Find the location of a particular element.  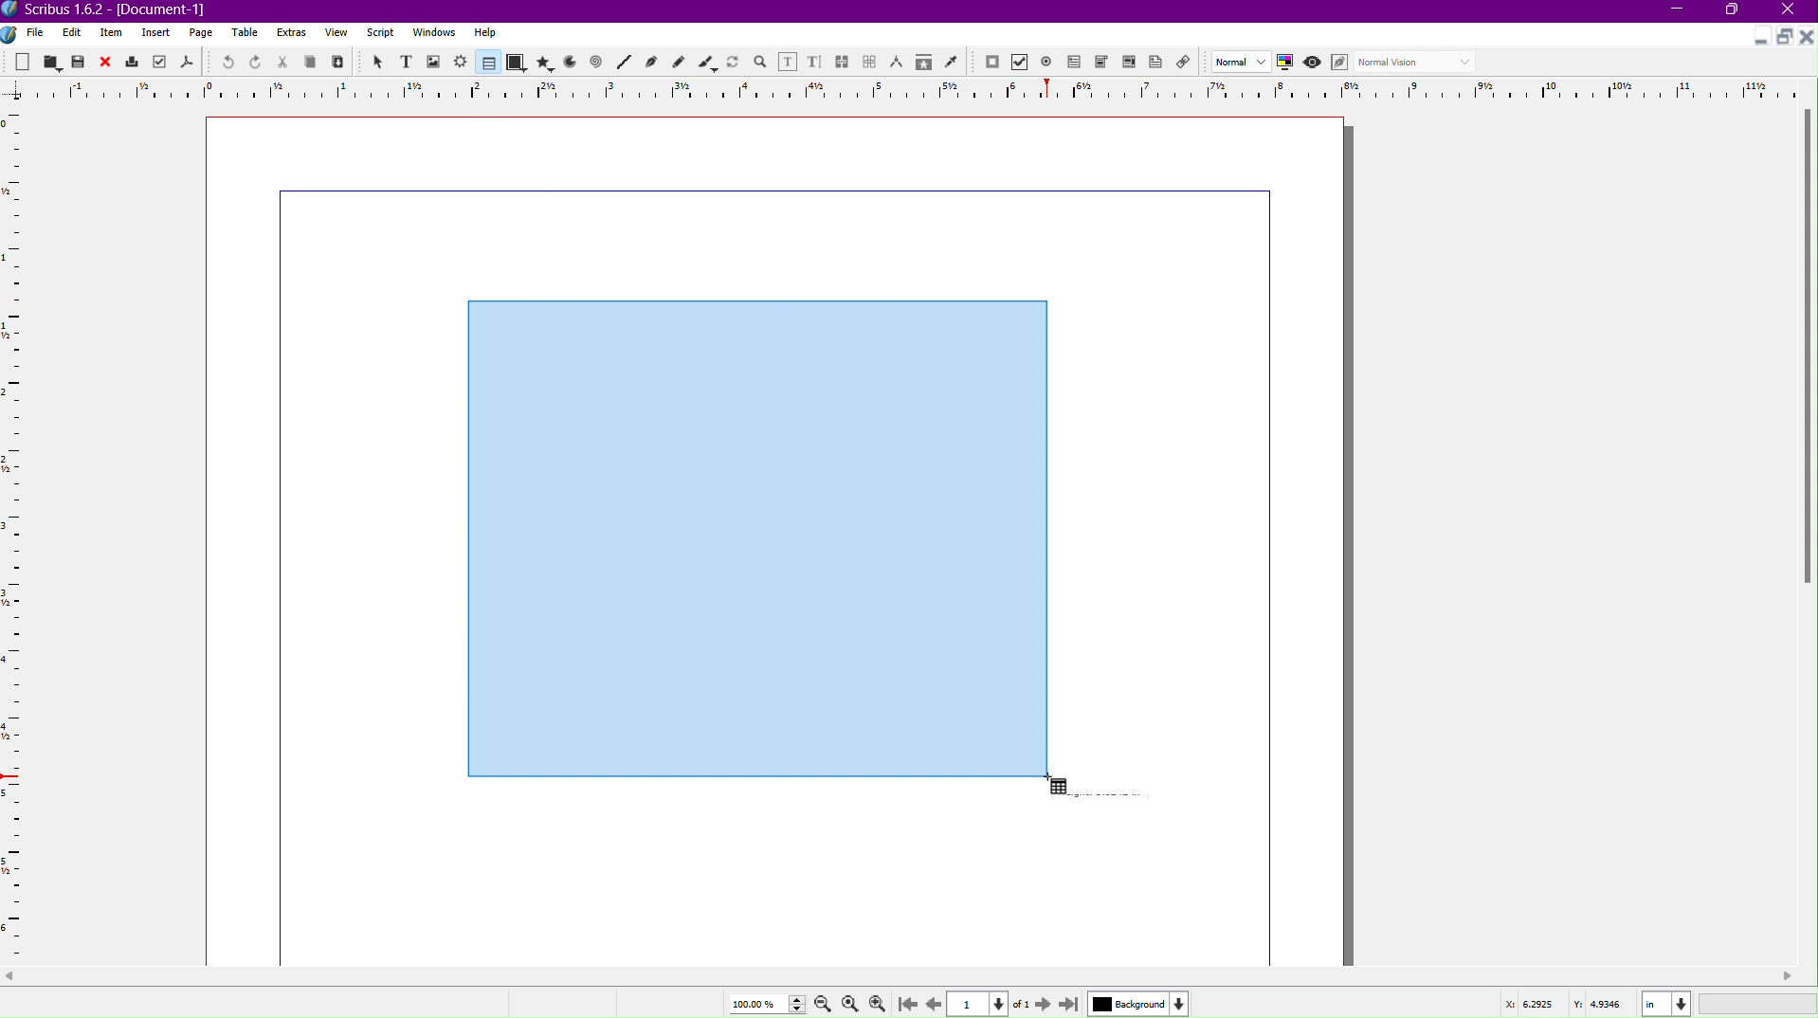

Text Frame is located at coordinates (405, 62).